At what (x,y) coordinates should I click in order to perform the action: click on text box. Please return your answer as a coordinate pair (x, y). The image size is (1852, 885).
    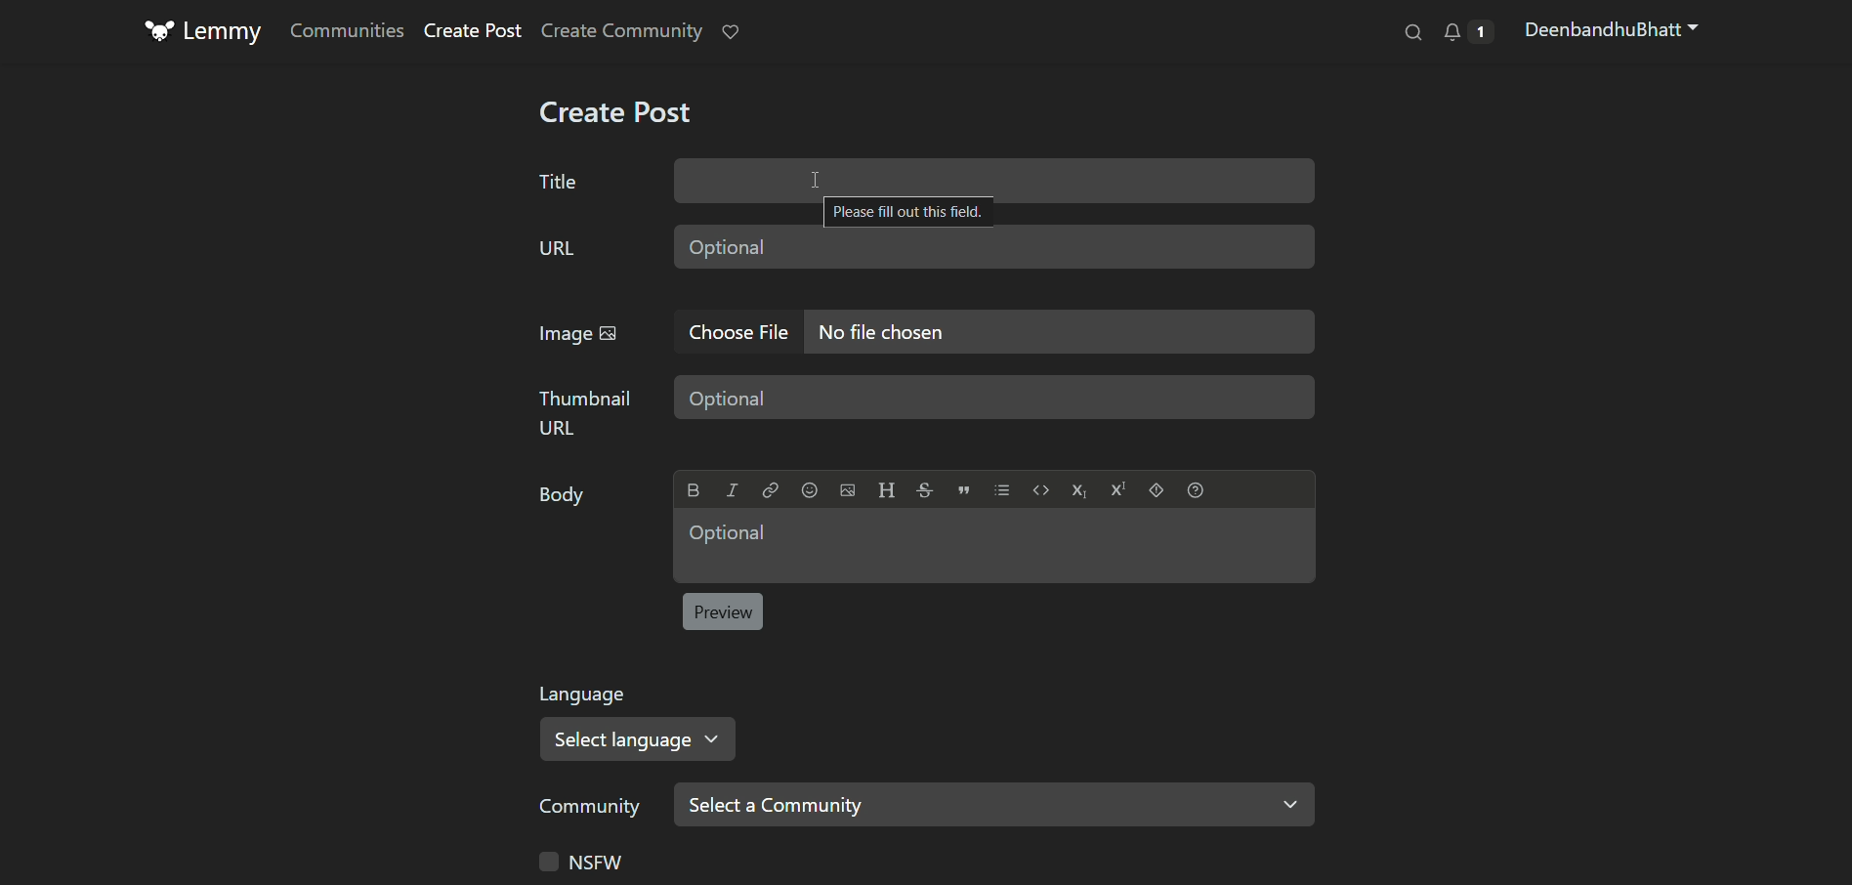
    Looking at the image, I should click on (996, 399).